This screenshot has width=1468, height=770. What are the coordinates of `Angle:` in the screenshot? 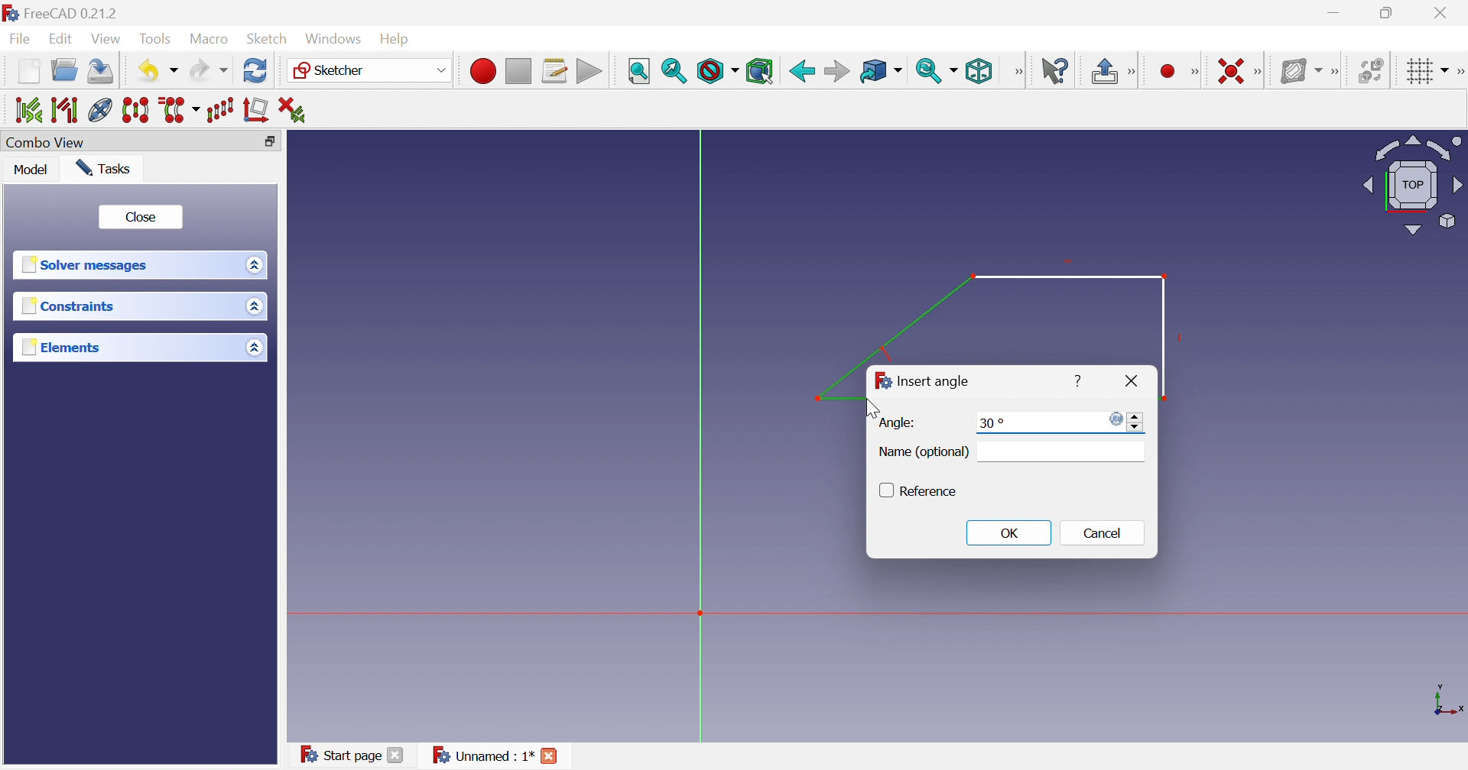 It's located at (898, 423).